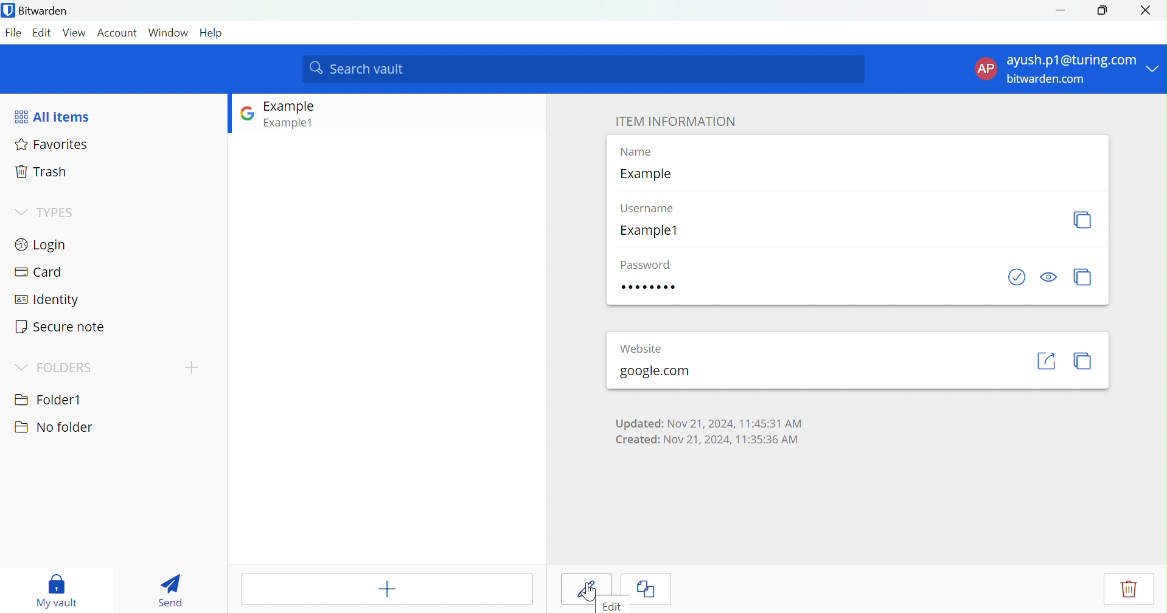 This screenshot has width=1167, height=613. Describe the element at coordinates (290, 122) in the screenshot. I see `Example1` at that location.